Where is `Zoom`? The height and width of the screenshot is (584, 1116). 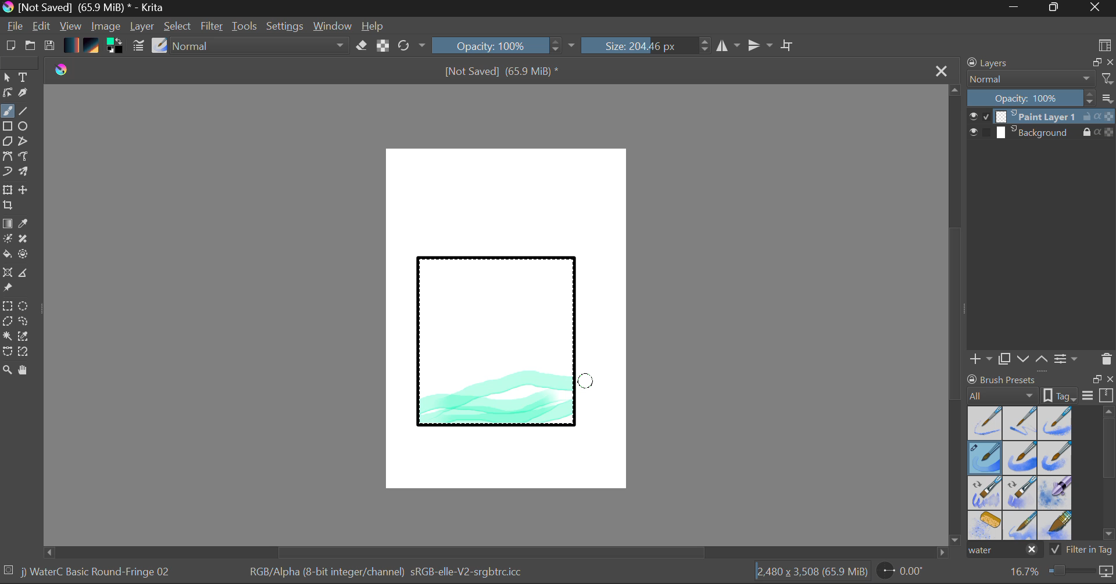
Zoom is located at coordinates (8, 371).